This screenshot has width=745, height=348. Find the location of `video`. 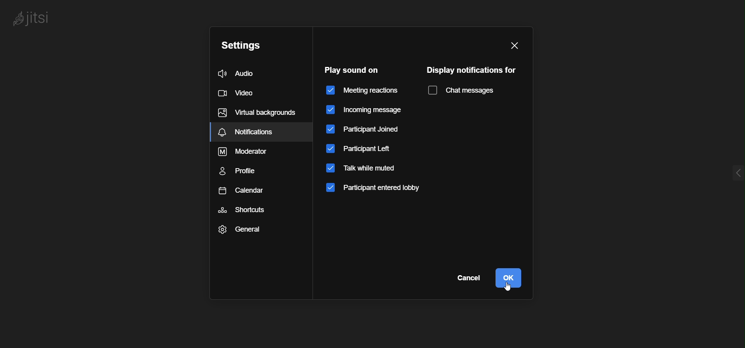

video is located at coordinates (238, 92).